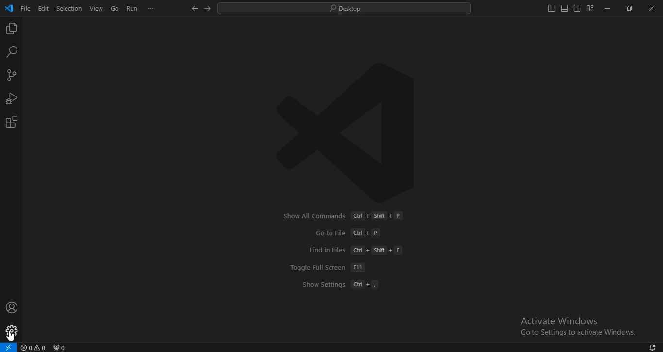  What do you see at coordinates (652, 8) in the screenshot?
I see `close` at bounding box center [652, 8].